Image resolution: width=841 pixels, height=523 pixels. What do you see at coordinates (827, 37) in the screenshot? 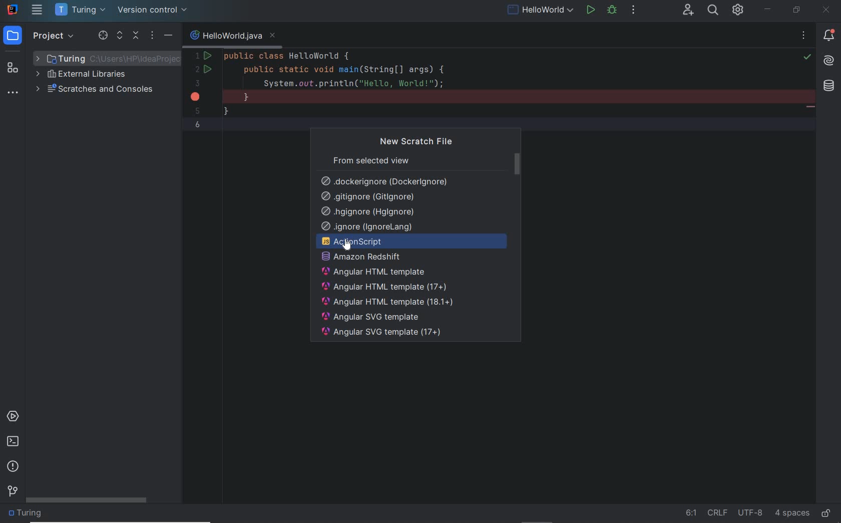
I see `notifications` at bounding box center [827, 37].